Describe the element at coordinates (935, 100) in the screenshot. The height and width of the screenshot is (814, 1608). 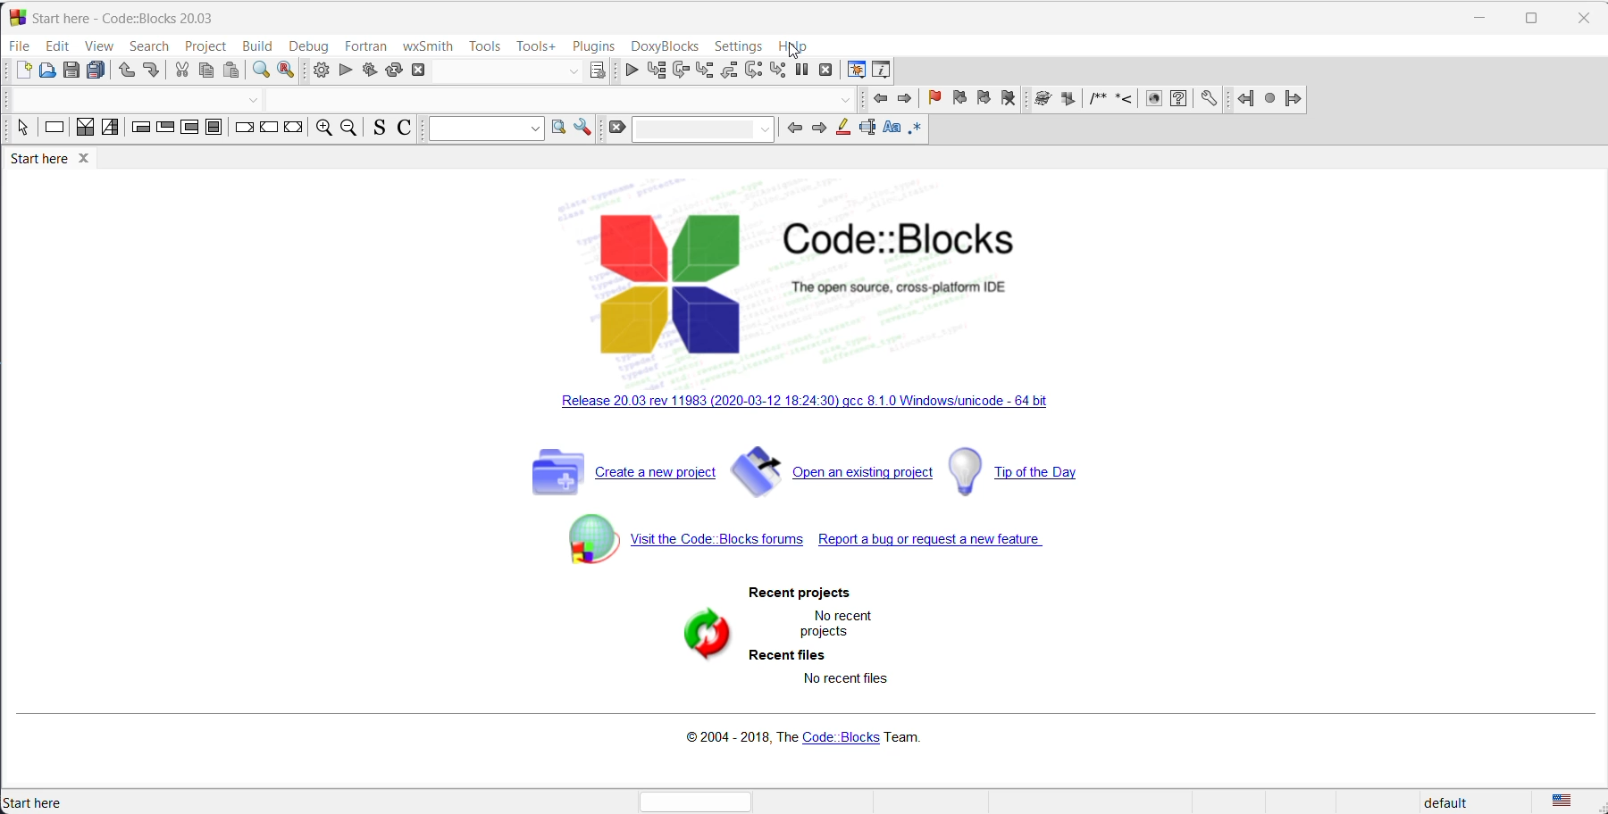
I see `add bookmark` at that location.